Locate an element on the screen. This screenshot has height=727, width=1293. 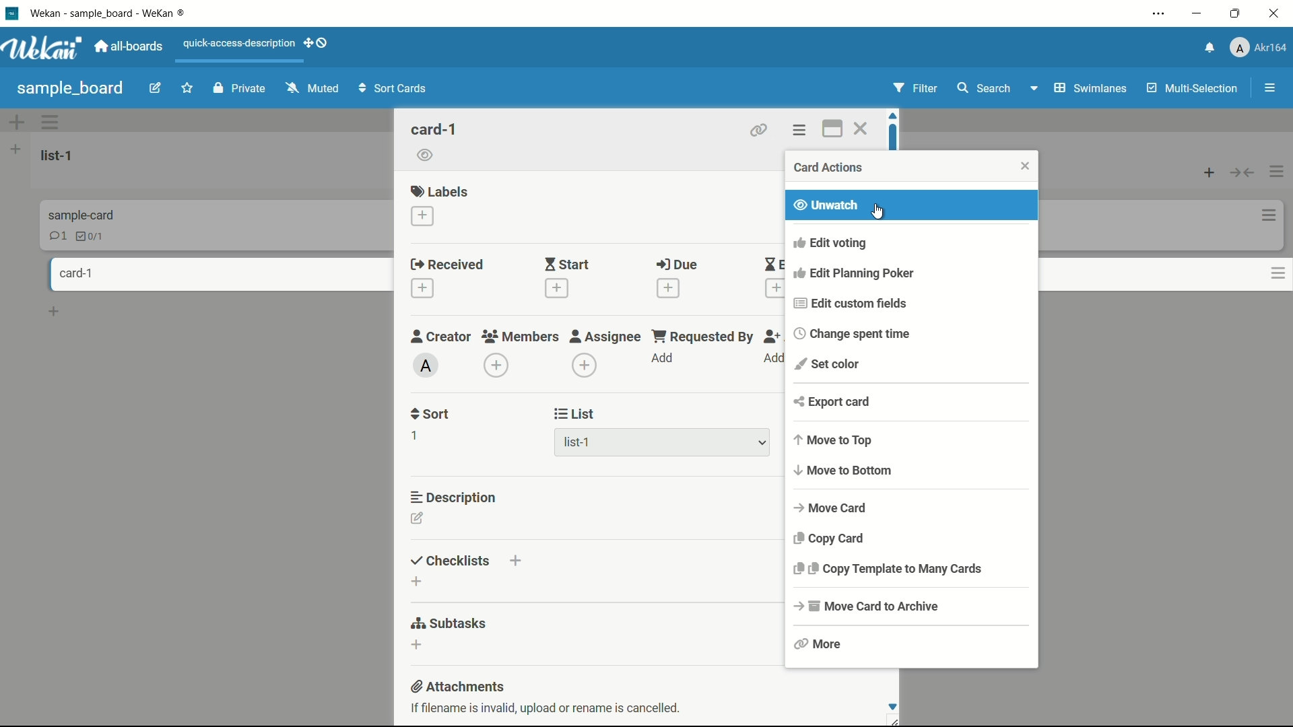
favorite is located at coordinates (188, 89).